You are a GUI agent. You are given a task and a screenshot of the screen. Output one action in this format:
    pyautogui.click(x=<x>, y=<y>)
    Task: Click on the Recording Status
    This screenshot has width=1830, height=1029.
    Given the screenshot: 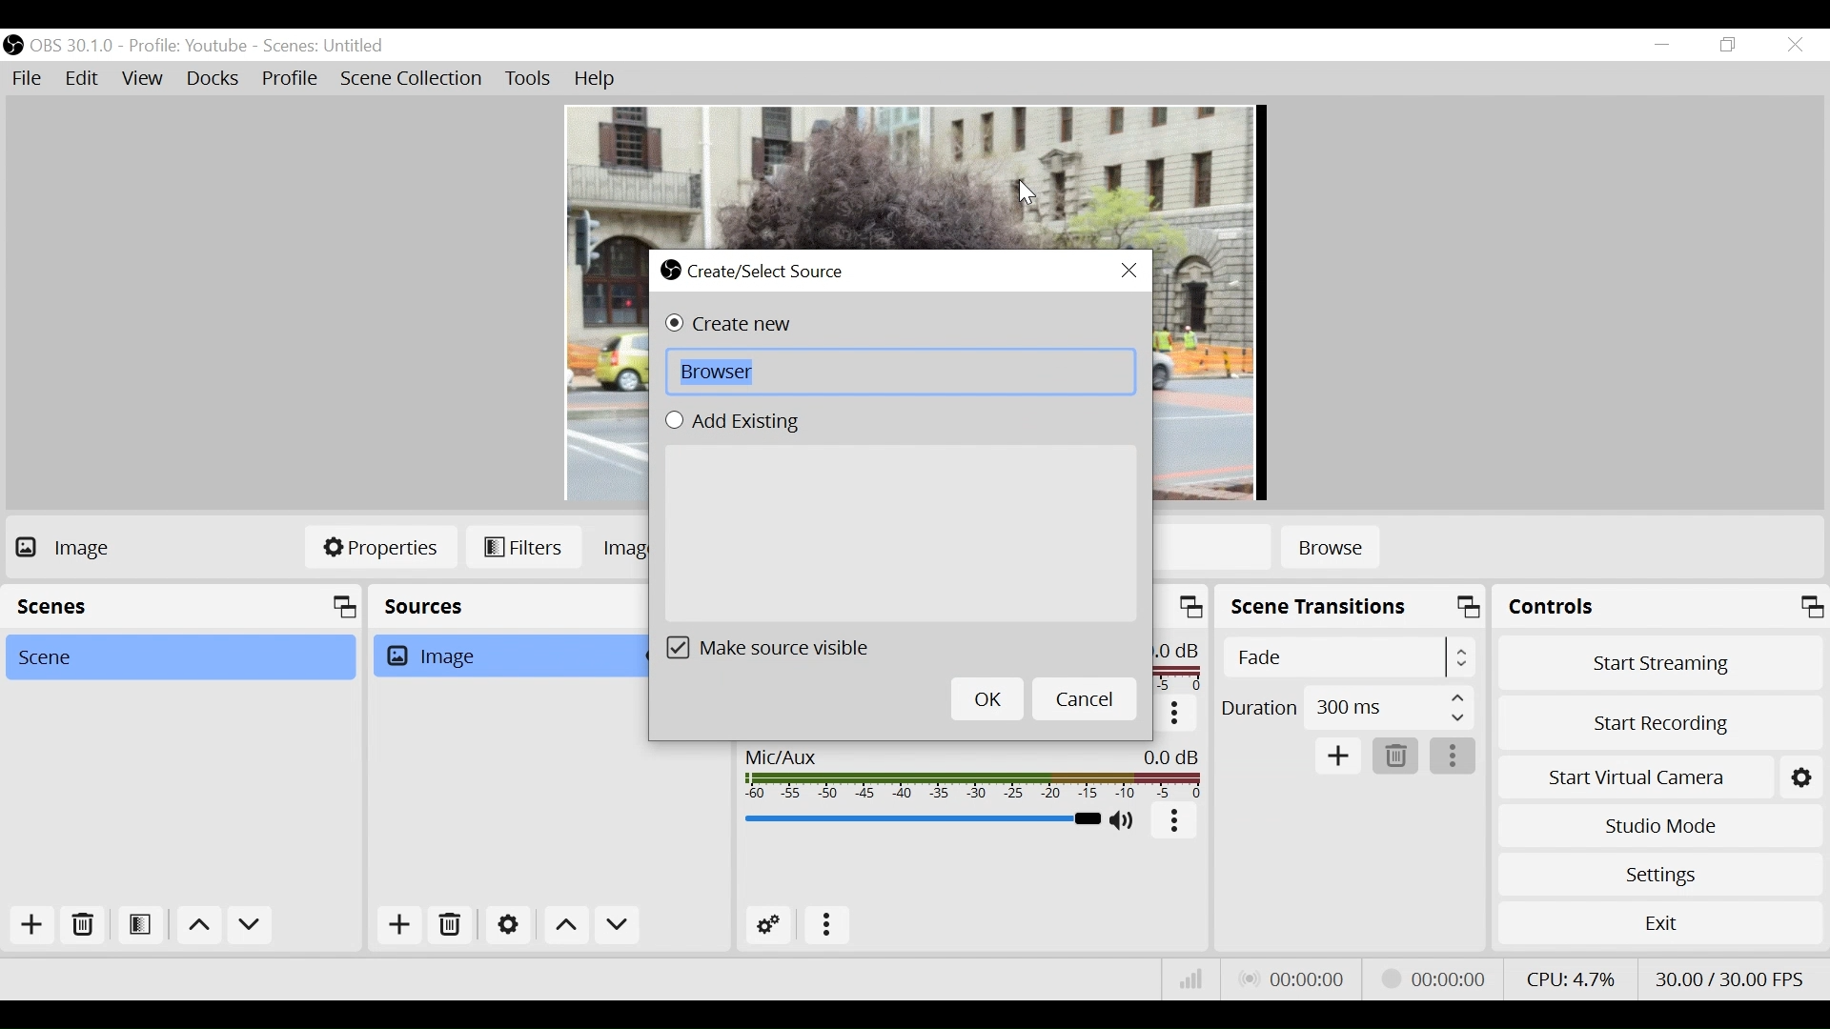 What is the action you would take?
    pyautogui.click(x=1433, y=979)
    